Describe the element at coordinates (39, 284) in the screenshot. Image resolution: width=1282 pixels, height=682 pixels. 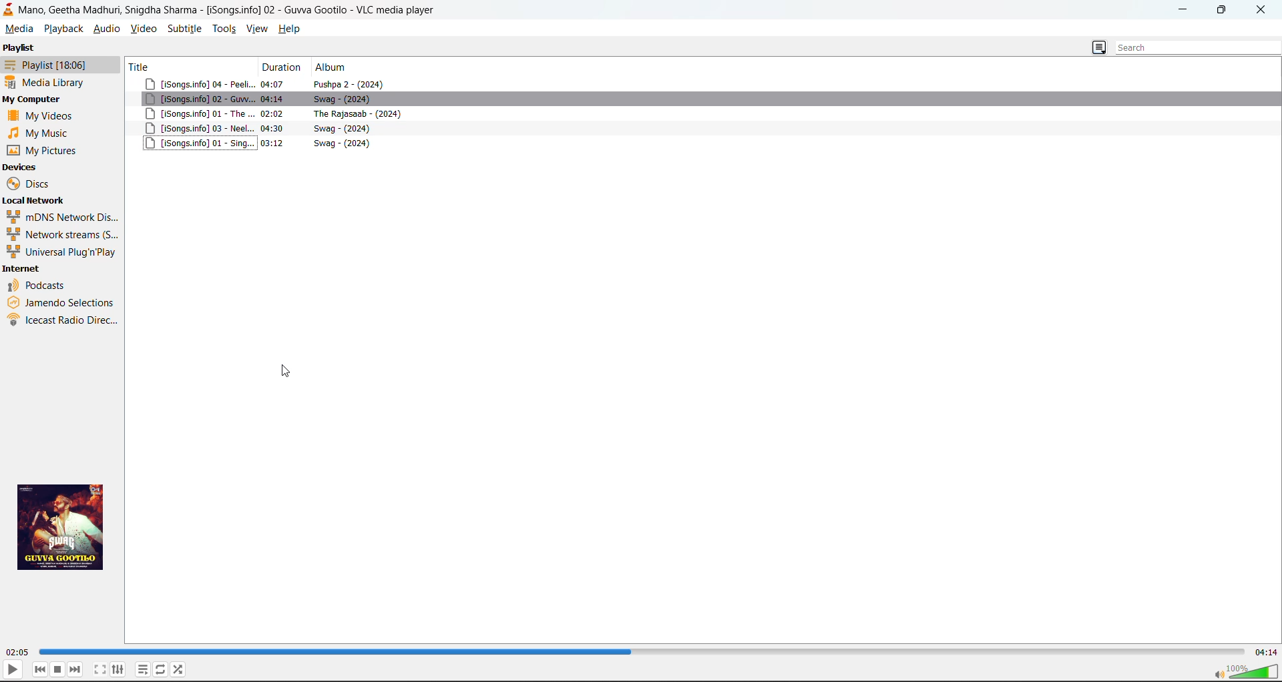
I see `podcasts` at that location.